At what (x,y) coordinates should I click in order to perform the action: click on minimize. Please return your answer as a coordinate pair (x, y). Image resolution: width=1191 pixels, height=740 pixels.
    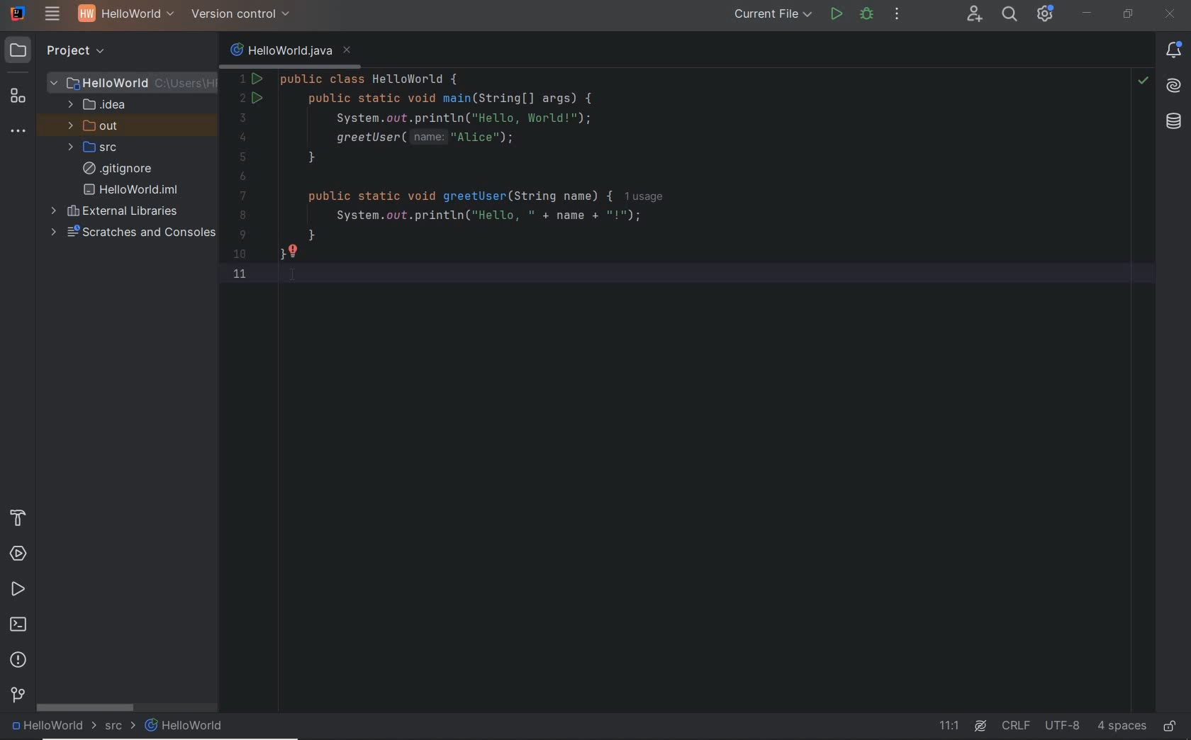
    Looking at the image, I should click on (1087, 14).